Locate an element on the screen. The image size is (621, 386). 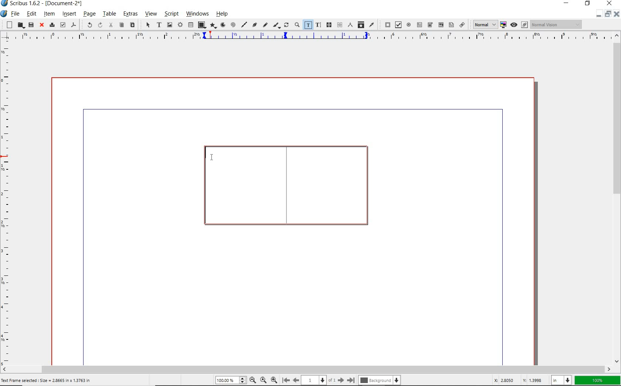
CURSOR is located at coordinates (211, 158).